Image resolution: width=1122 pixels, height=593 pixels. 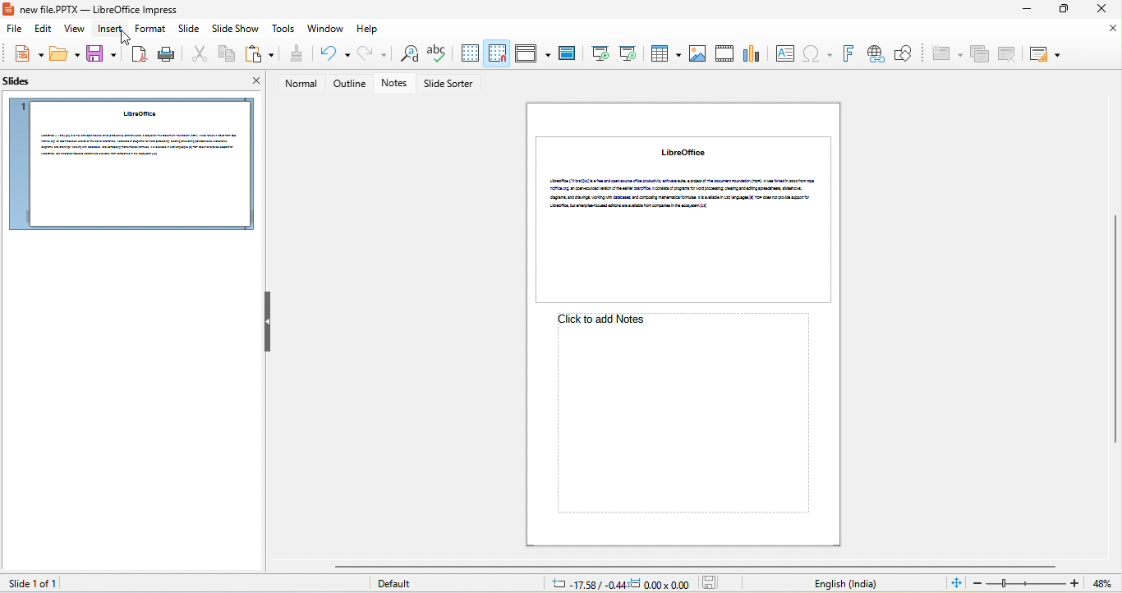 I want to click on dimension: 0.00x0.00, so click(x=660, y=584).